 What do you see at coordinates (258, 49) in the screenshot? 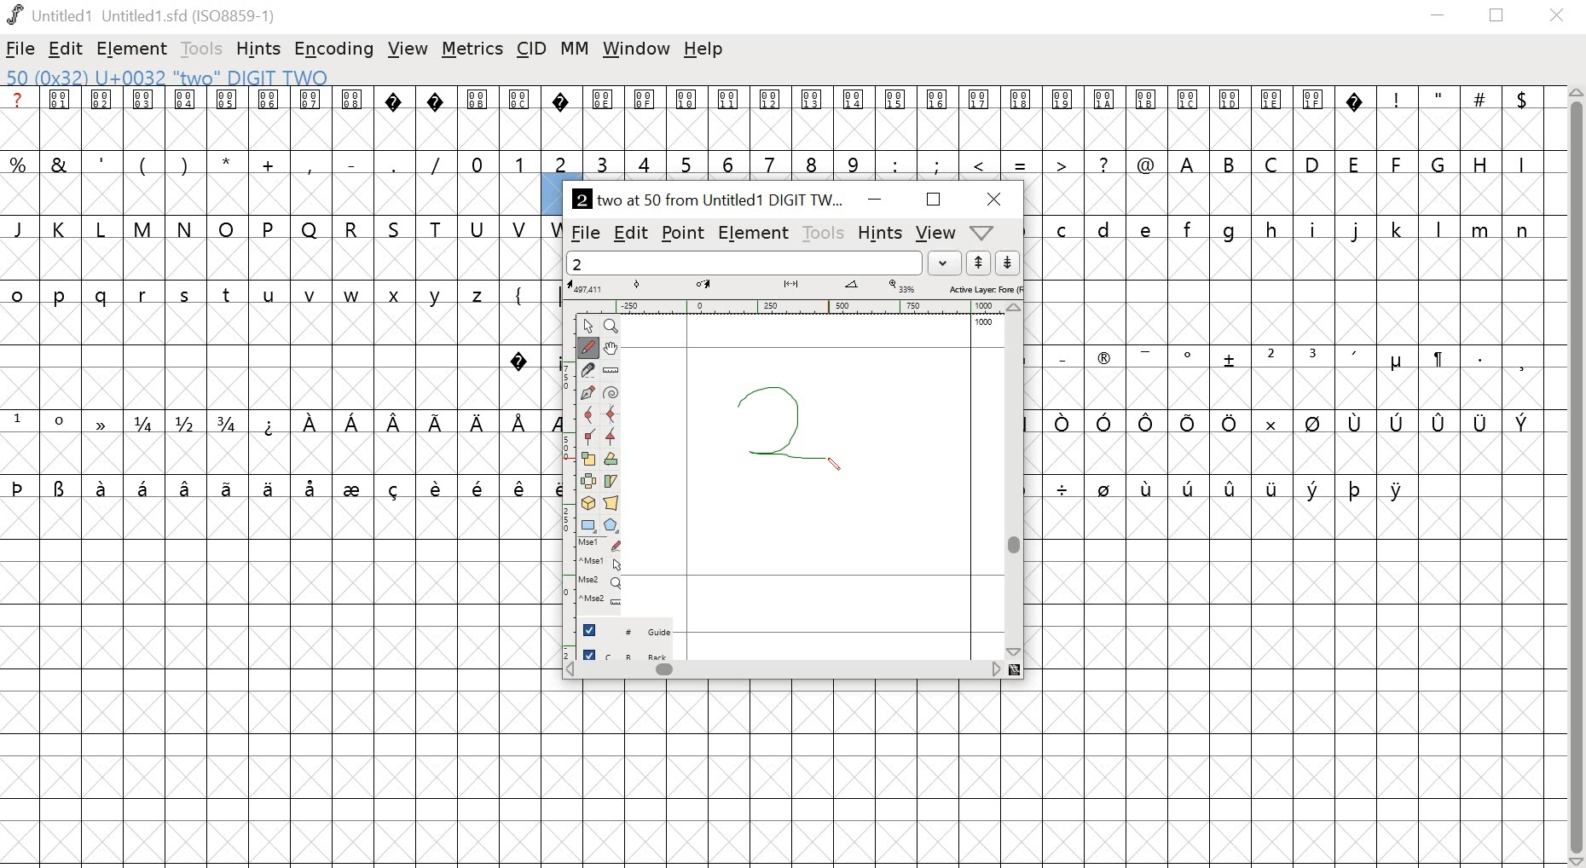
I see `hints` at bounding box center [258, 49].